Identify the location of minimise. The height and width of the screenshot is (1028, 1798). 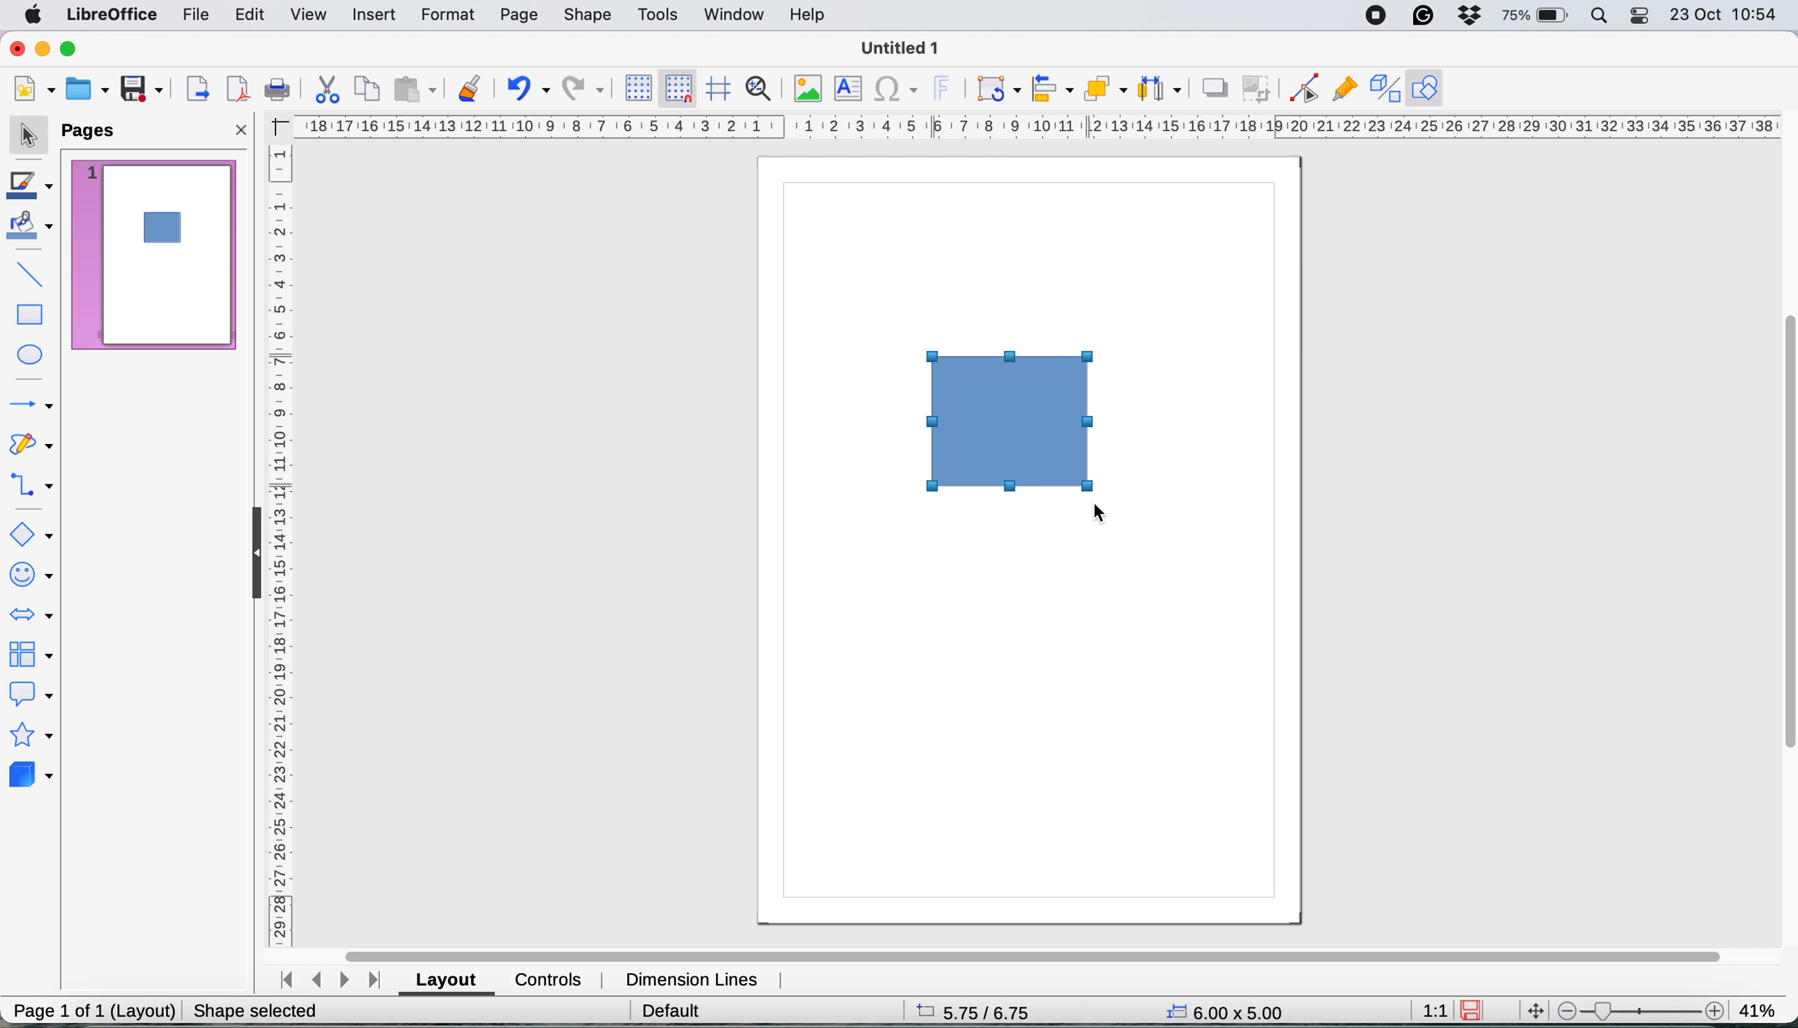
(42, 47).